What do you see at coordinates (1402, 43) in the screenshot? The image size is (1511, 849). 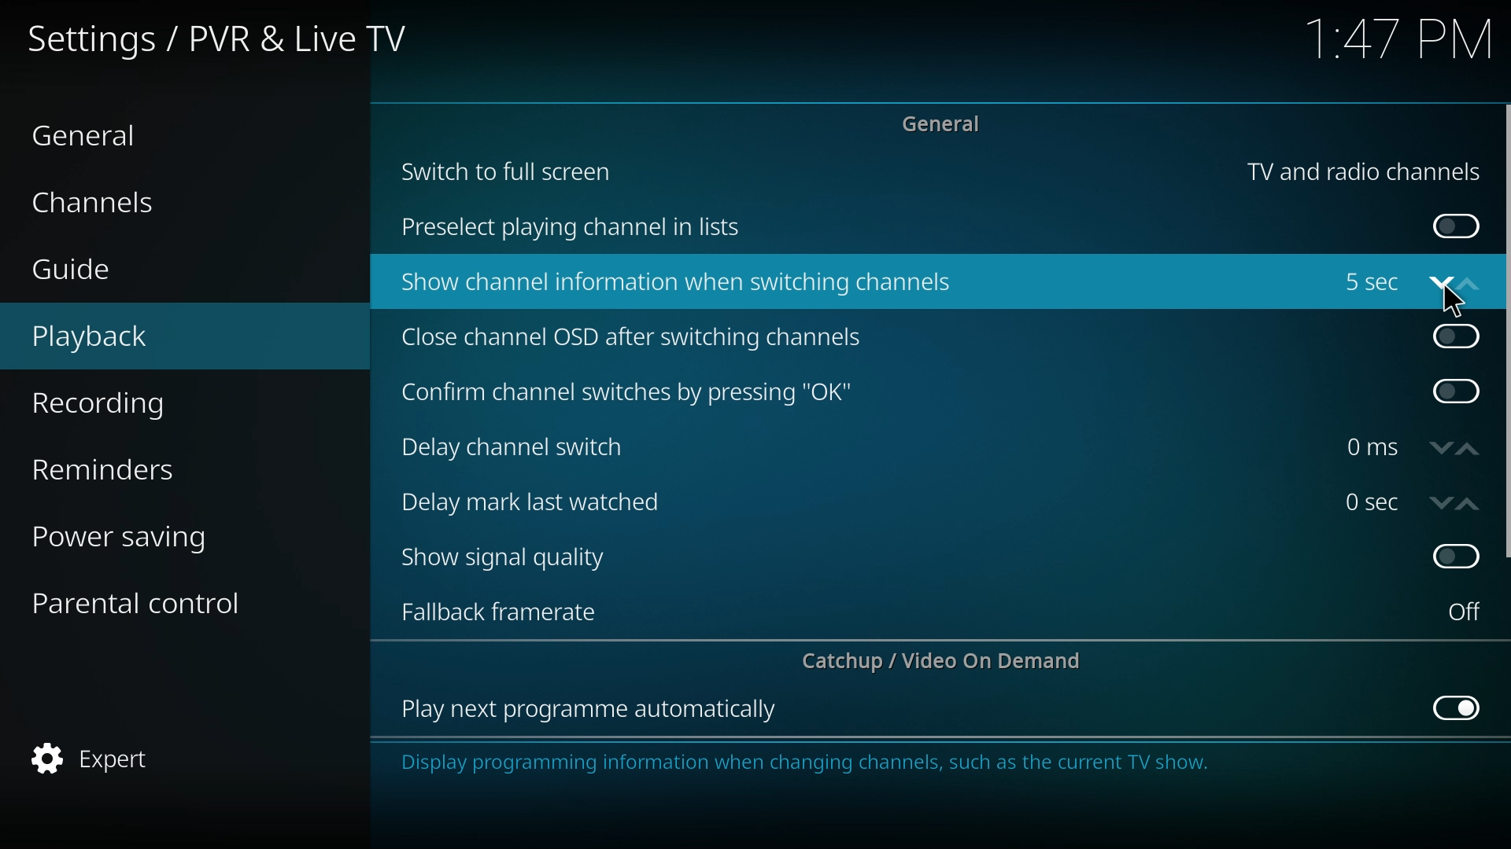 I see `time` at bounding box center [1402, 43].